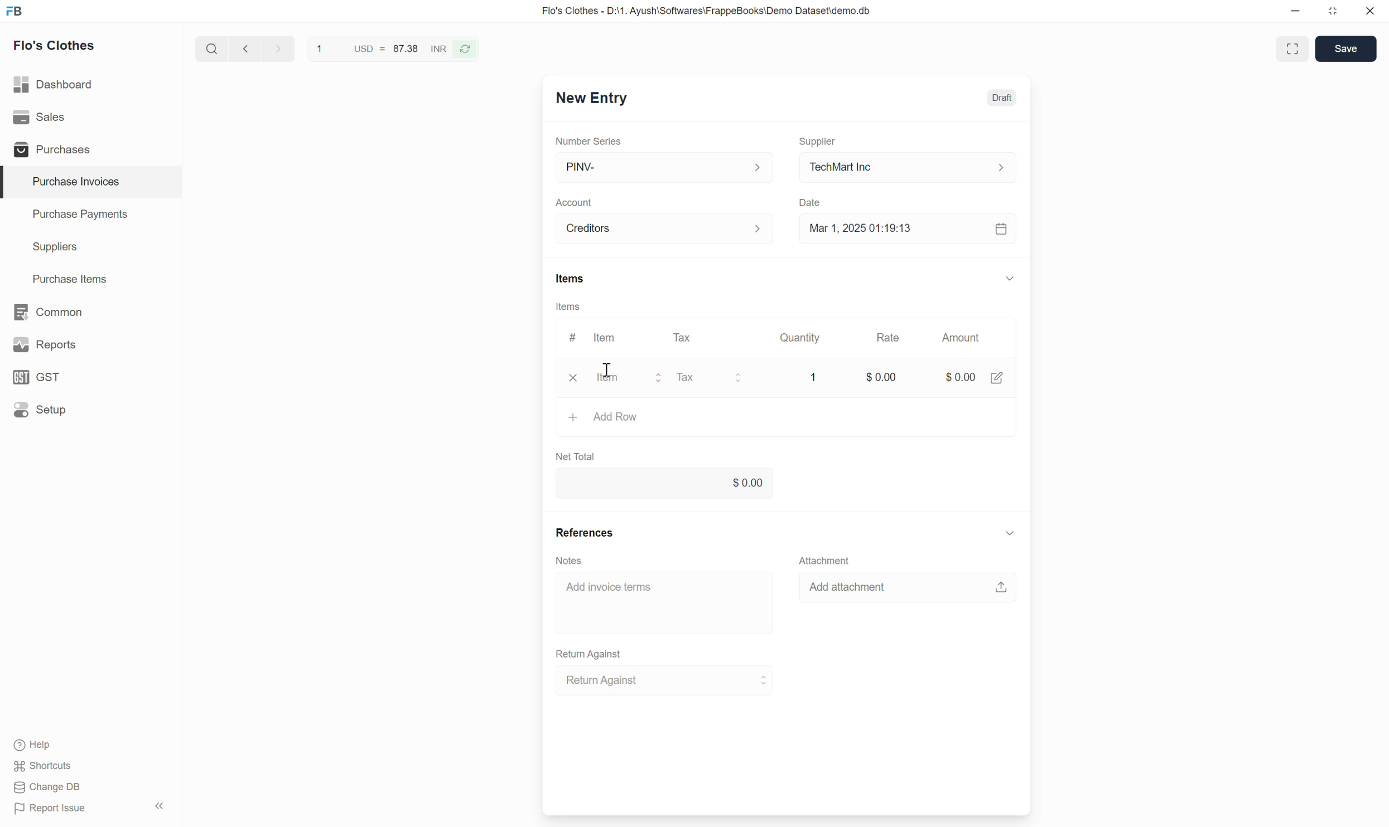  Describe the element at coordinates (607, 339) in the screenshot. I see `ltem` at that location.